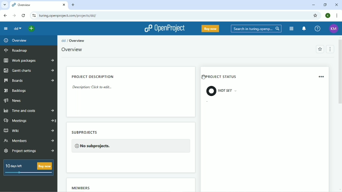 The width and height of the screenshot is (342, 192). I want to click on Collapse project menu, so click(6, 29).